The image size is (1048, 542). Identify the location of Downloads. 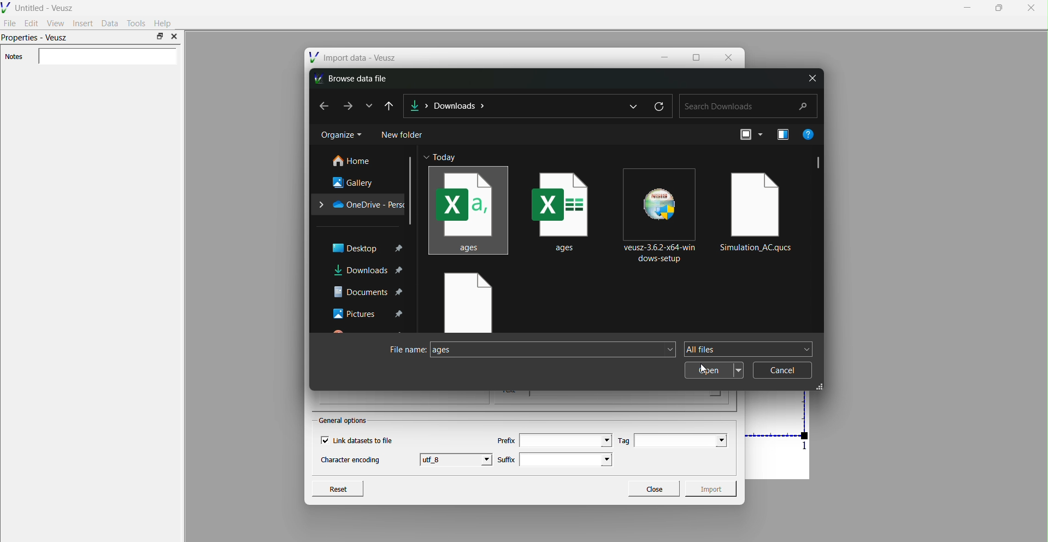
(420, 104).